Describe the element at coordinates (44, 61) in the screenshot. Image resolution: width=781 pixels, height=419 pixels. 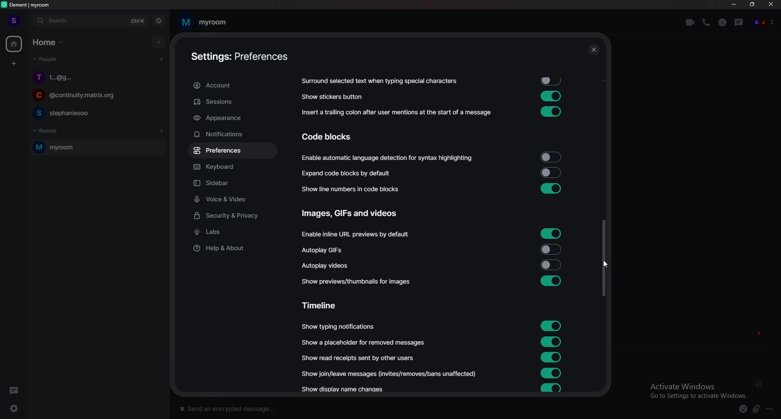
I see `People` at that location.